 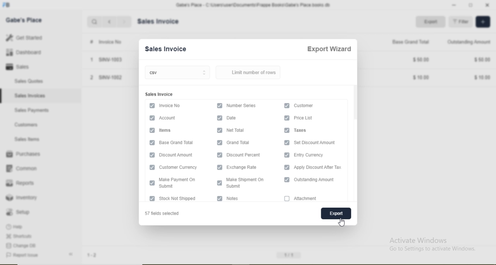 I want to click on checkbox, so click(x=152, y=142).